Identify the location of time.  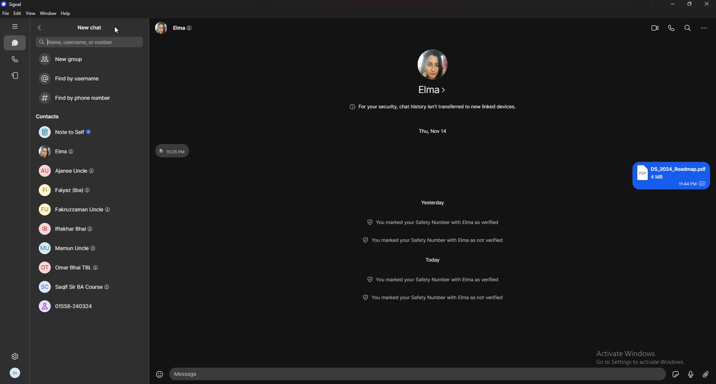
(434, 202).